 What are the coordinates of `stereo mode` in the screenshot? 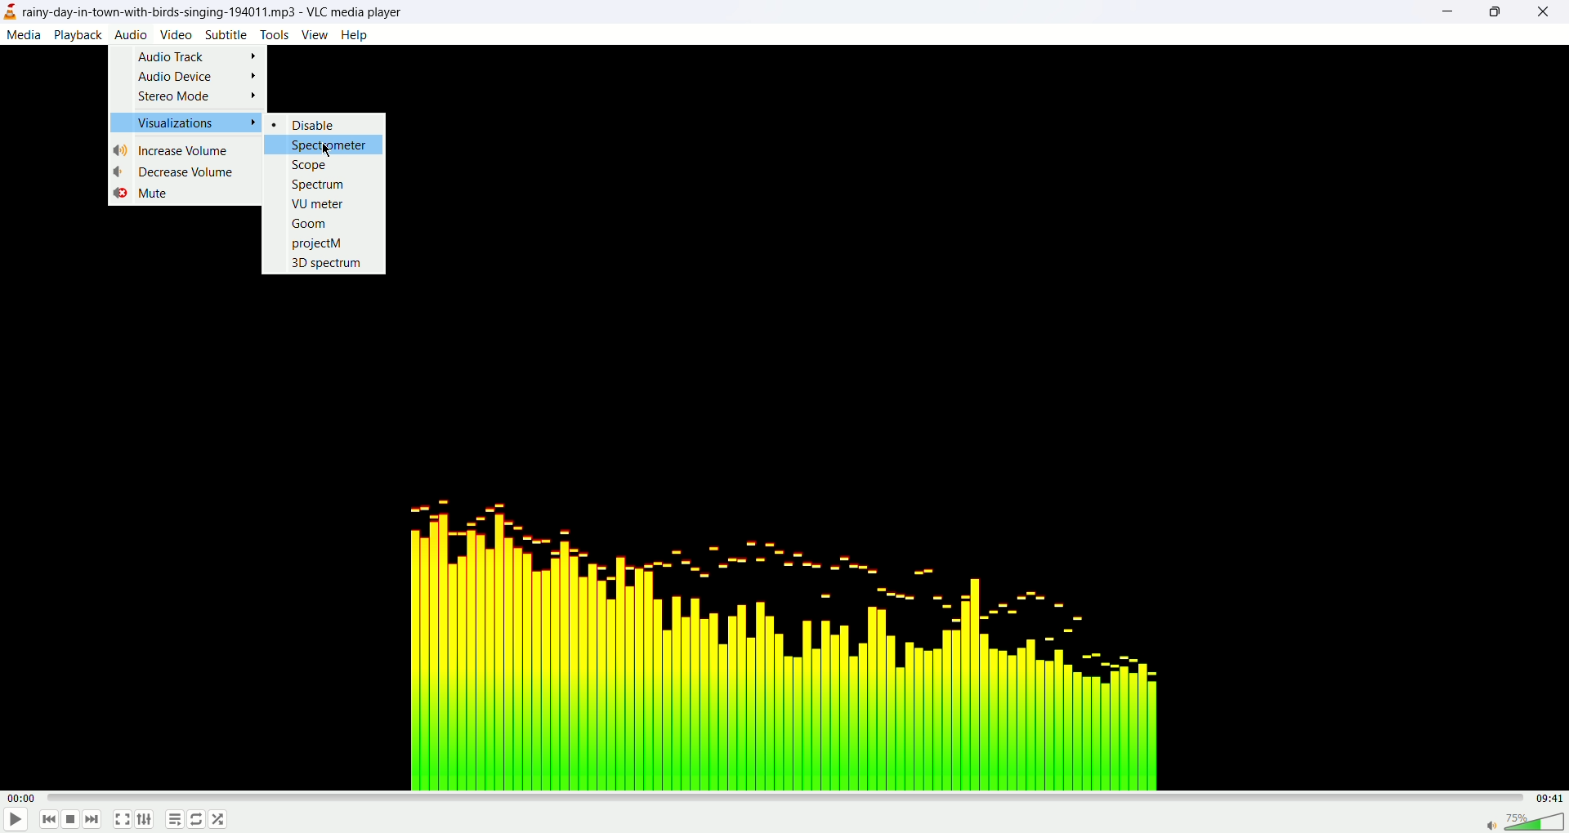 It's located at (193, 97).